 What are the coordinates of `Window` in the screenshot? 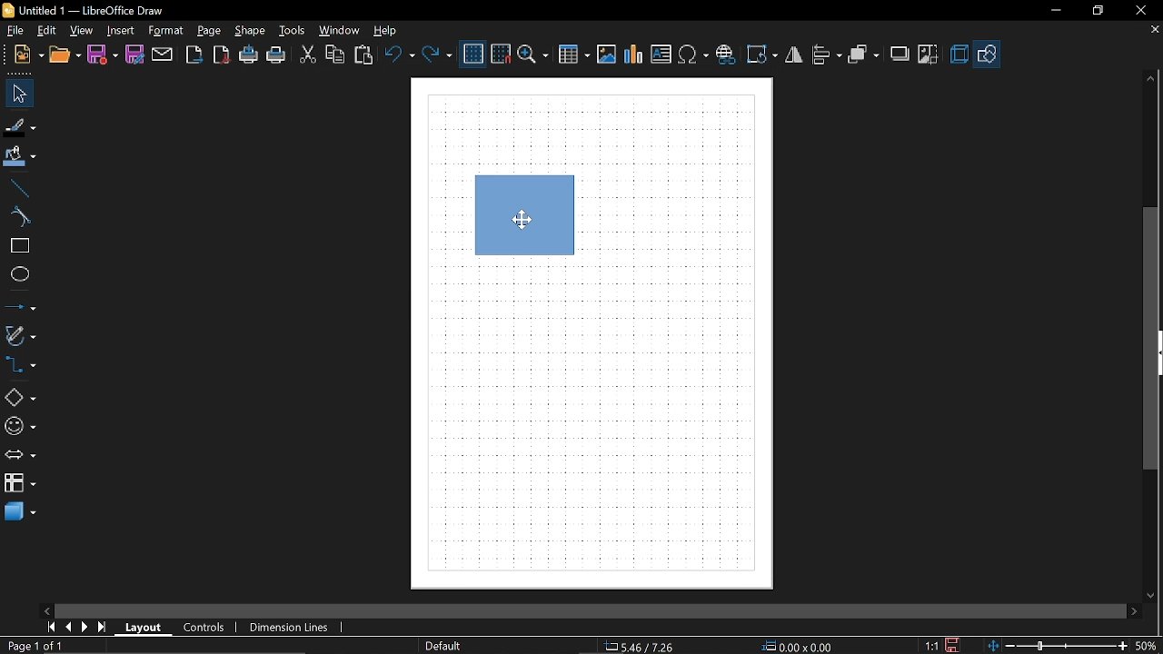 It's located at (340, 31).